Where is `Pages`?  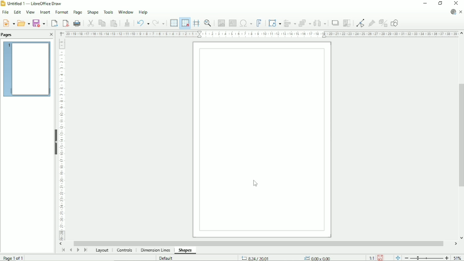
Pages is located at coordinates (8, 35).